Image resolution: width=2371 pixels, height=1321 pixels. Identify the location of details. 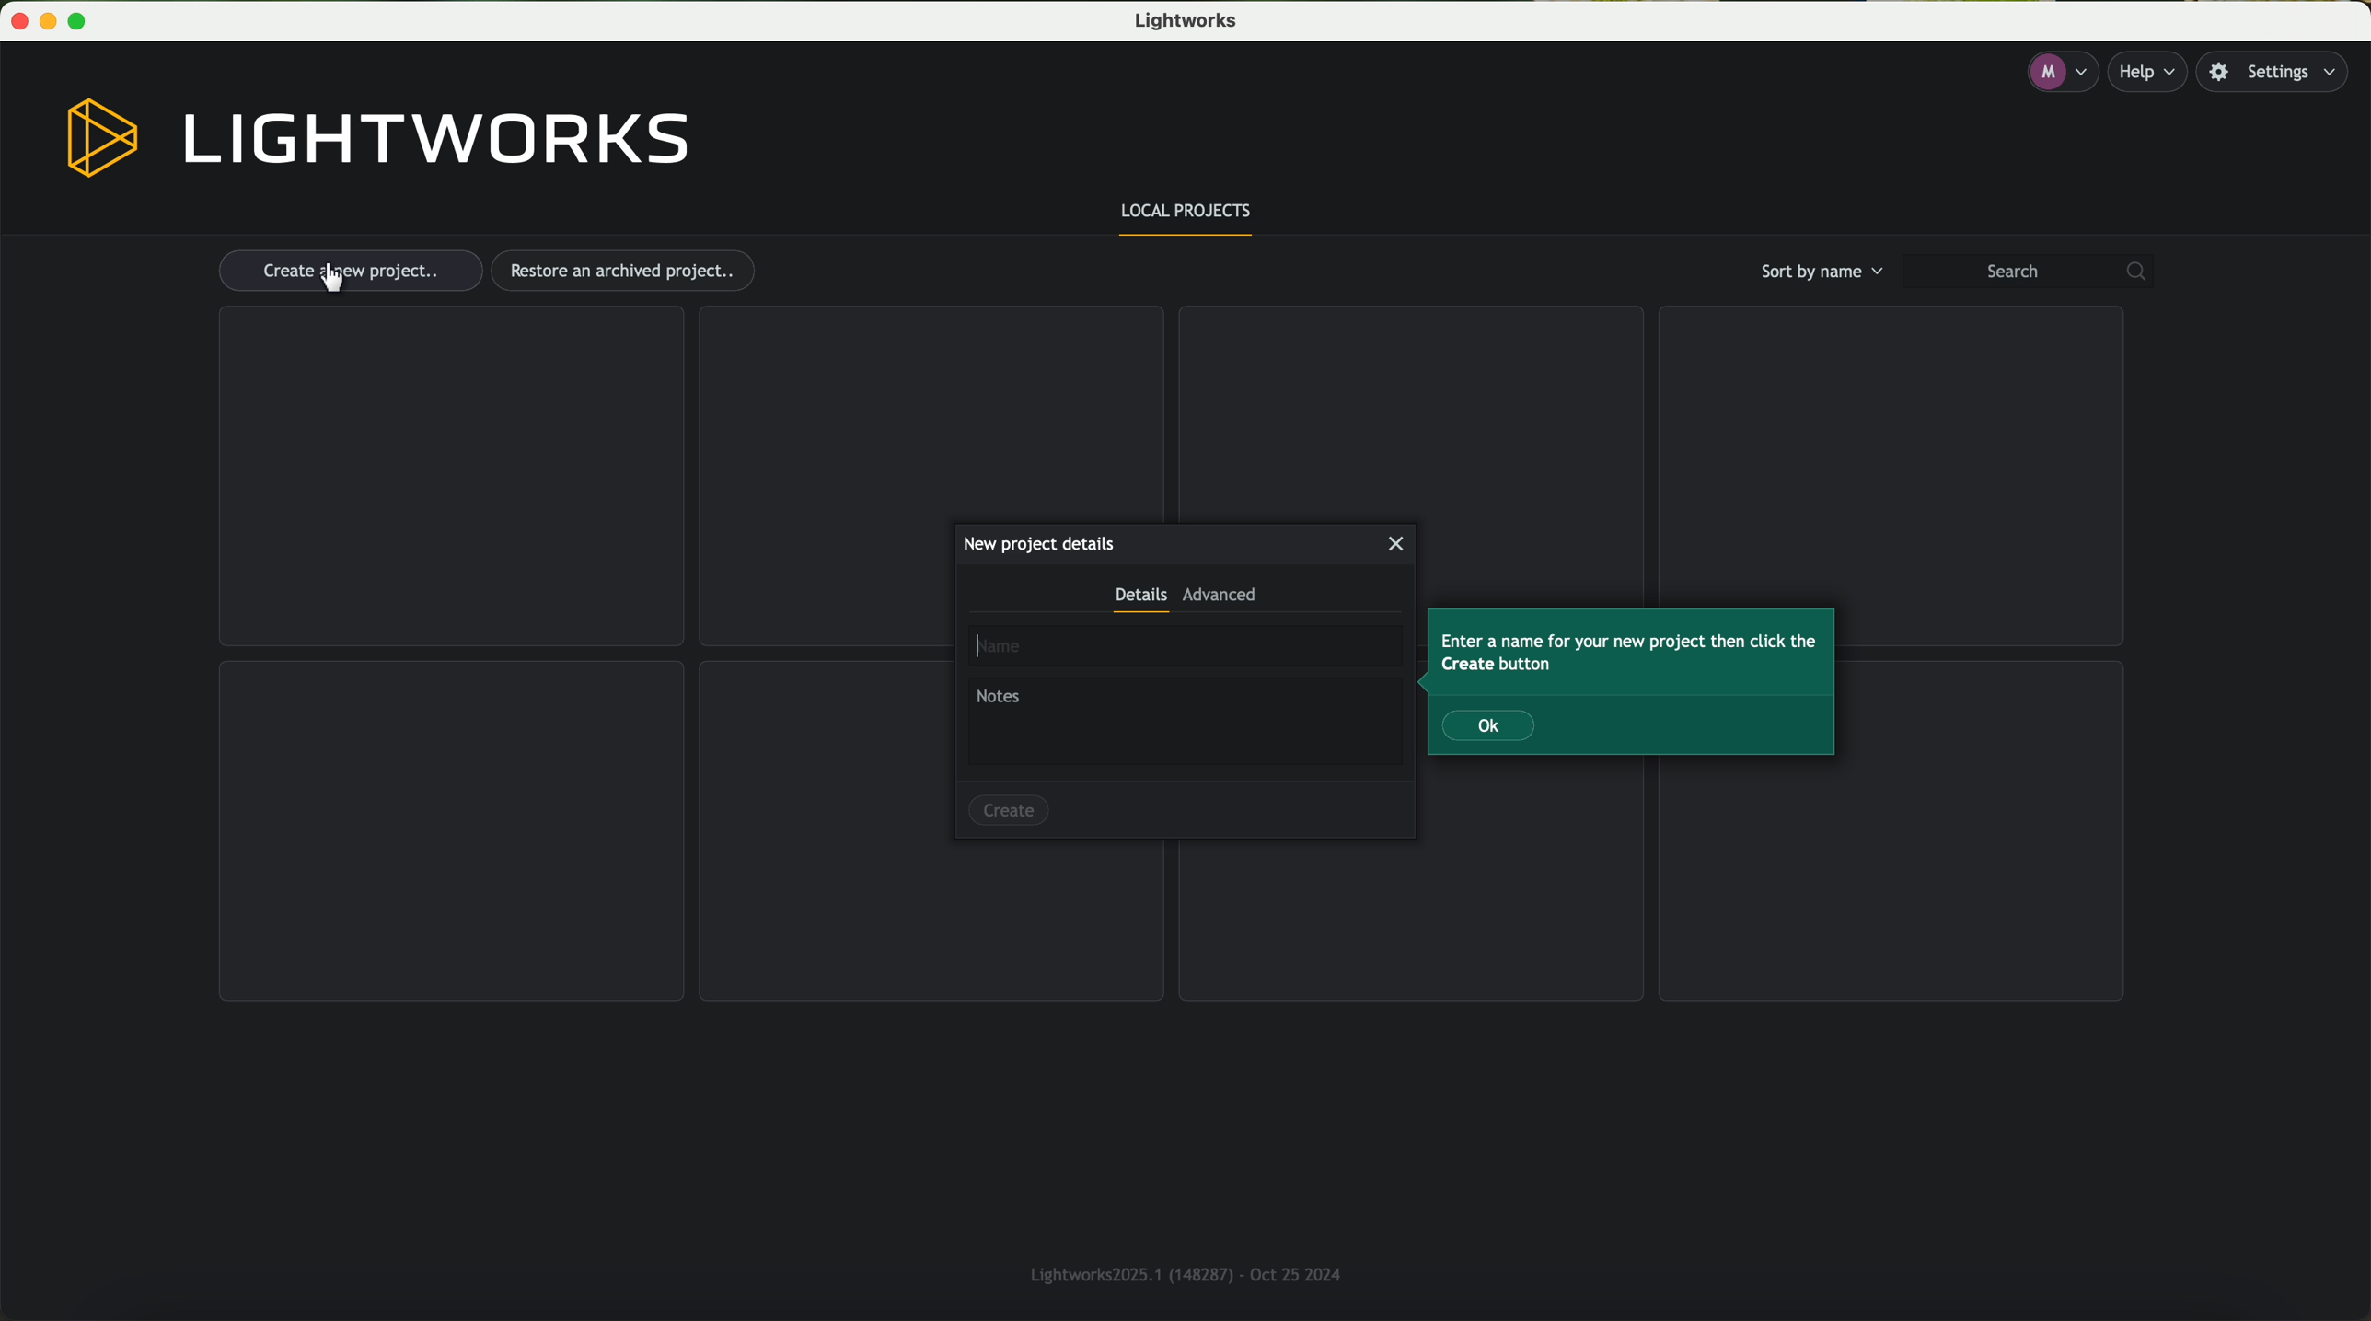
(1139, 600).